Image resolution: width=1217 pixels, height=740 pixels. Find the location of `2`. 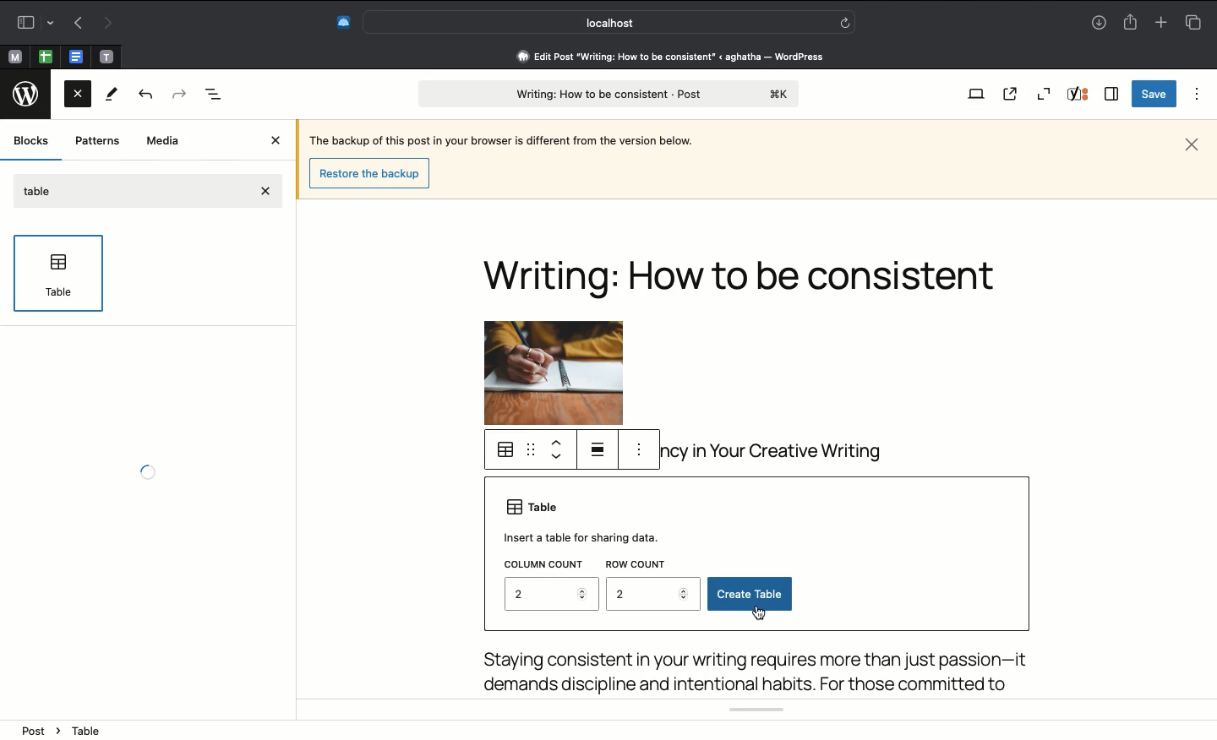

2 is located at coordinates (551, 594).